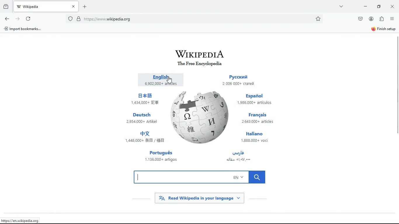 This screenshot has width=399, height=224. What do you see at coordinates (382, 29) in the screenshot?
I see `finish setup` at bounding box center [382, 29].